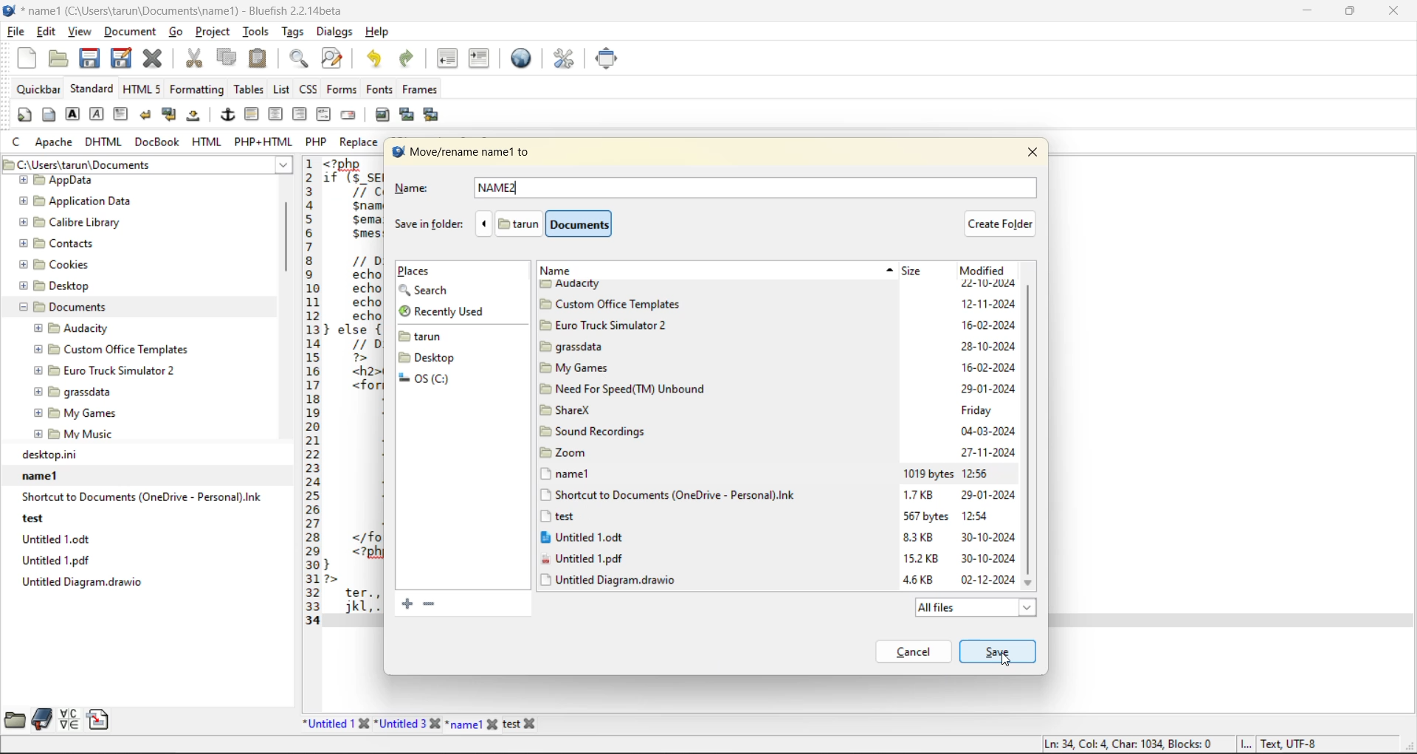 This screenshot has width=1417, height=754. I want to click on open, so click(60, 59).